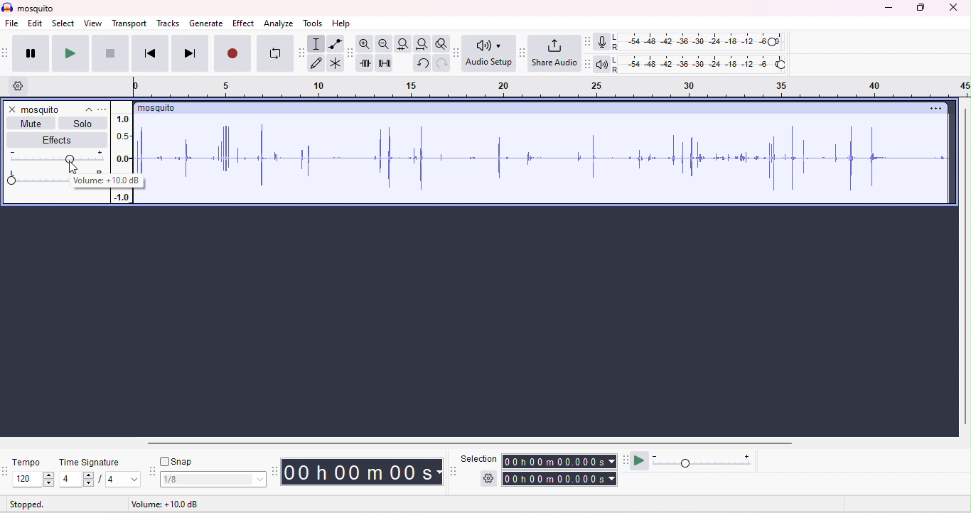 The width and height of the screenshot is (971, 513). What do you see at coordinates (148, 53) in the screenshot?
I see `previous` at bounding box center [148, 53].